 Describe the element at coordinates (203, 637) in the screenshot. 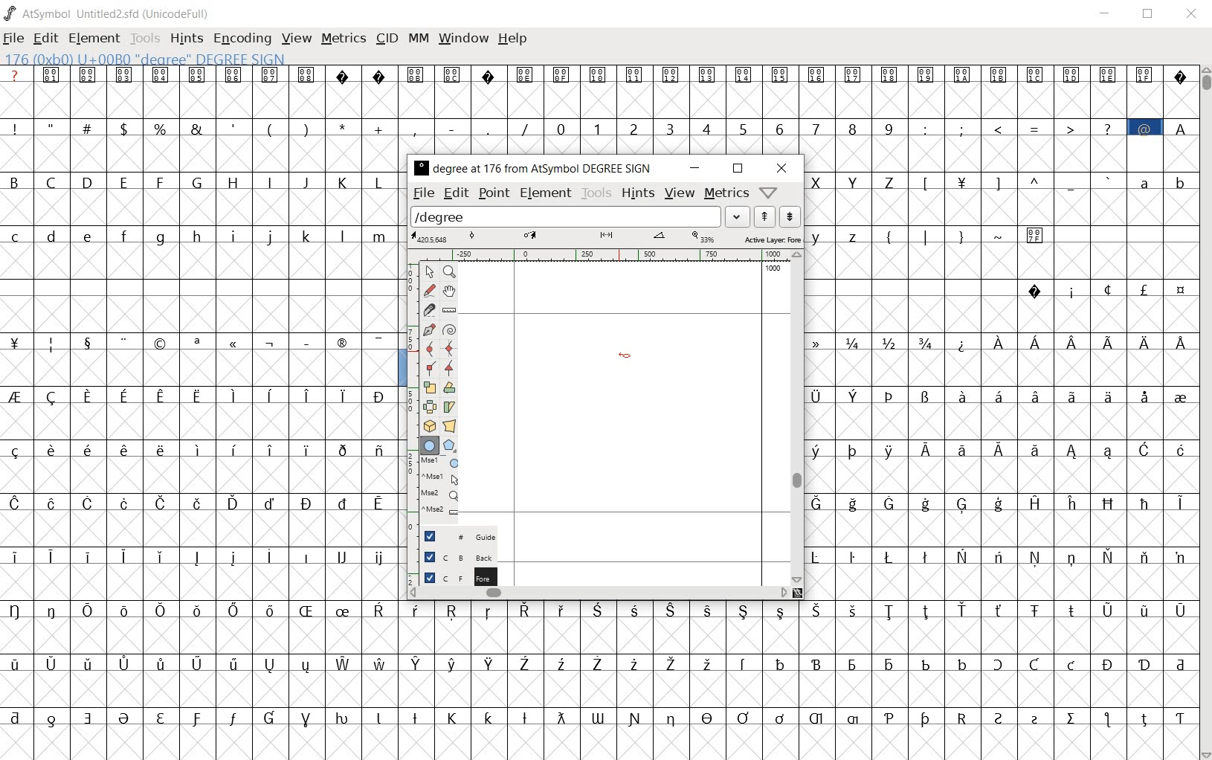

I see `empty glyph slots` at that location.